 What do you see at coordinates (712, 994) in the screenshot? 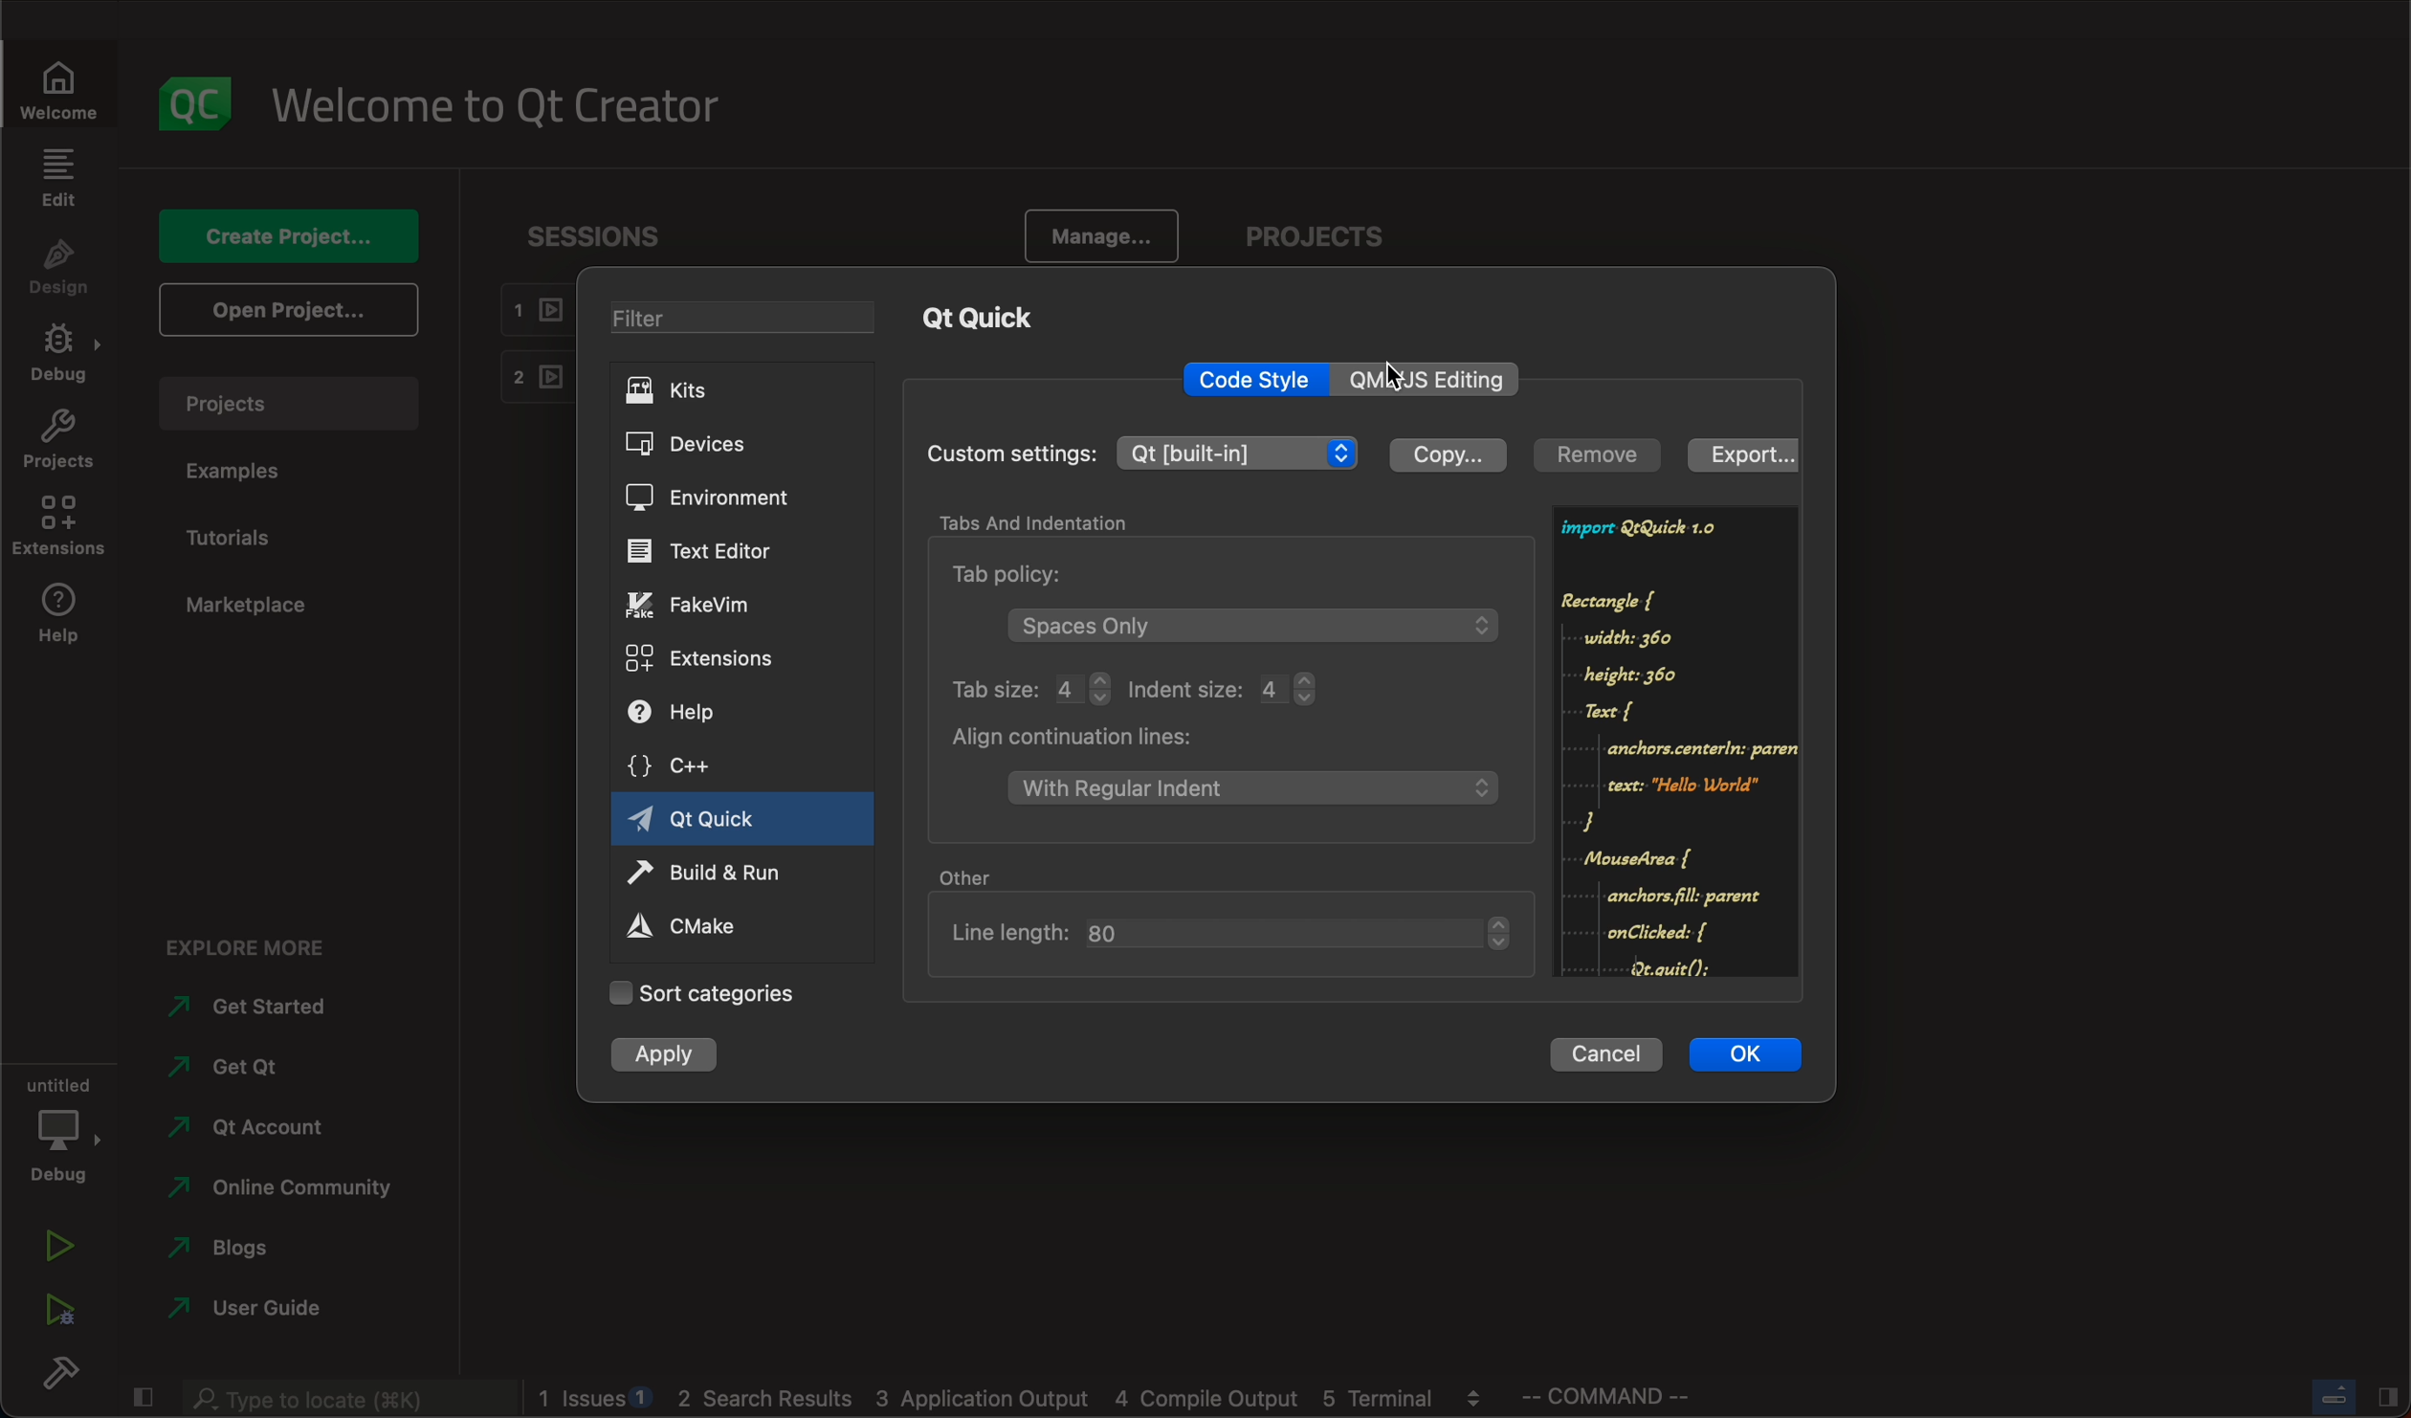
I see `categories` at bounding box center [712, 994].